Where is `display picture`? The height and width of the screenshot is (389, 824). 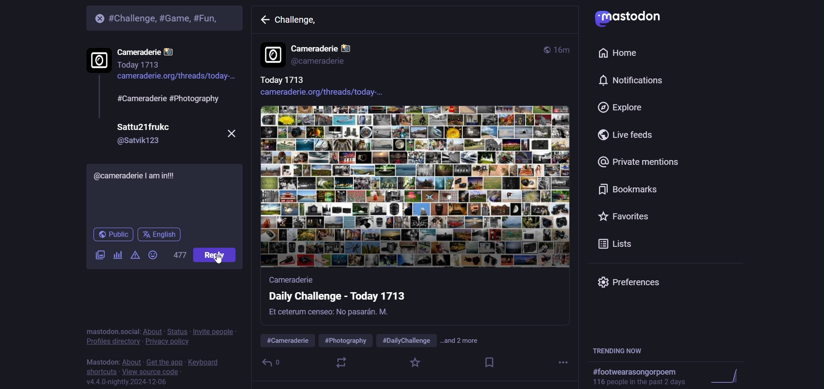
display picture is located at coordinates (273, 53).